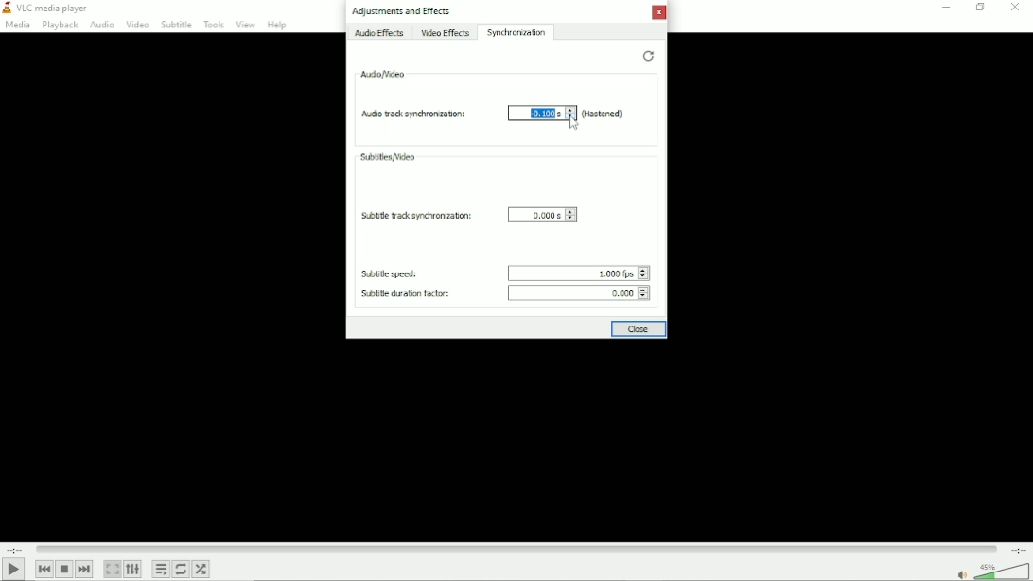 The image size is (1033, 581). Describe the element at coordinates (383, 75) in the screenshot. I see `Audio/video` at that location.